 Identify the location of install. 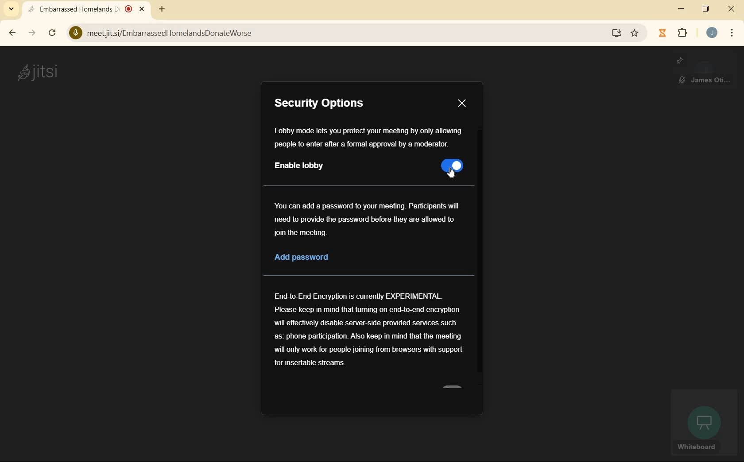
(617, 33).